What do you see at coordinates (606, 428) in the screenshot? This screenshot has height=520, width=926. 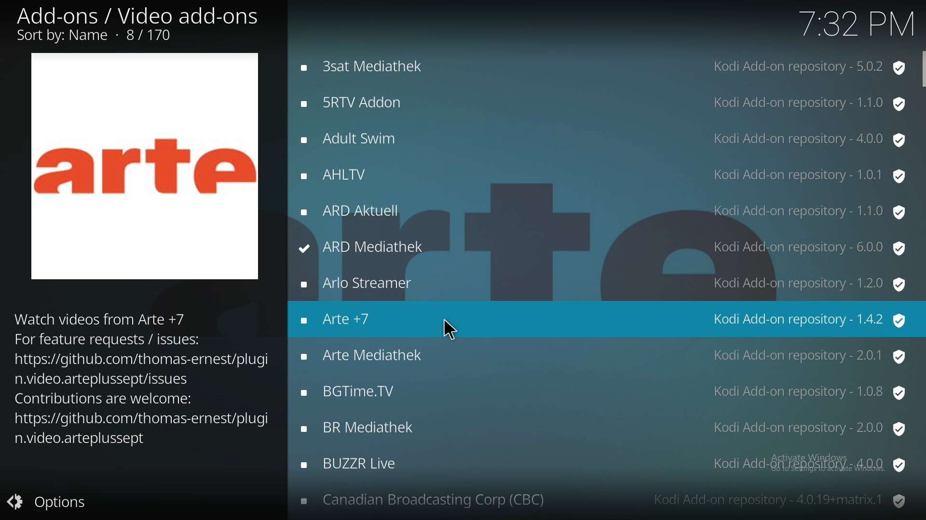 I see `add on` at bounding box center [606, 428].